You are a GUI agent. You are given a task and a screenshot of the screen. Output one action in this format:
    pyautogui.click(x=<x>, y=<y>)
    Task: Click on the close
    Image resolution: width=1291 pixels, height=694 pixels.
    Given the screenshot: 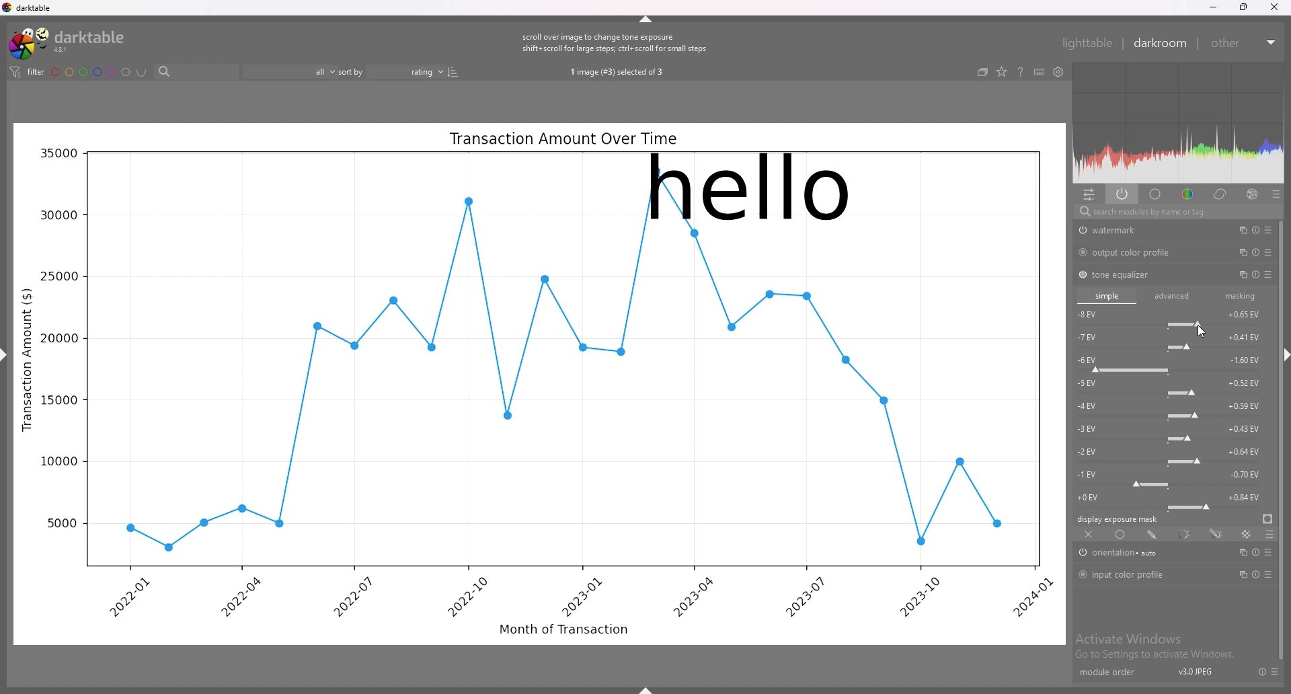 What is the action you would take?
    pyautogui.click(x=1273, y=7)
    